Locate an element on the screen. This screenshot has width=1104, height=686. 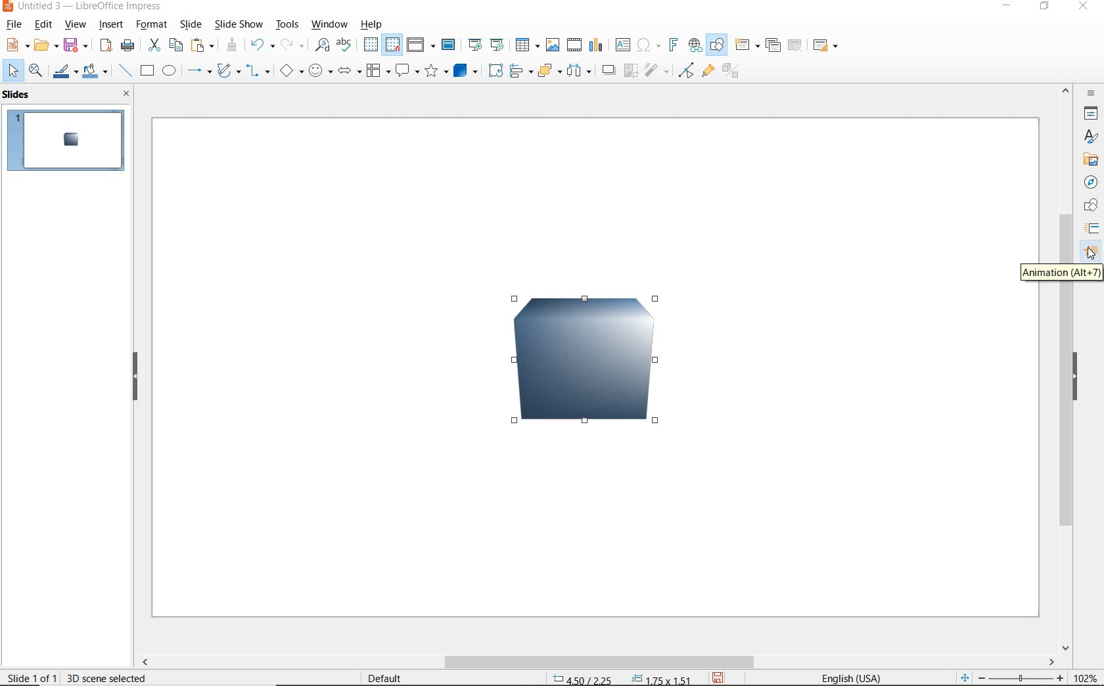
find & replace is located at coordinates (322, 45).